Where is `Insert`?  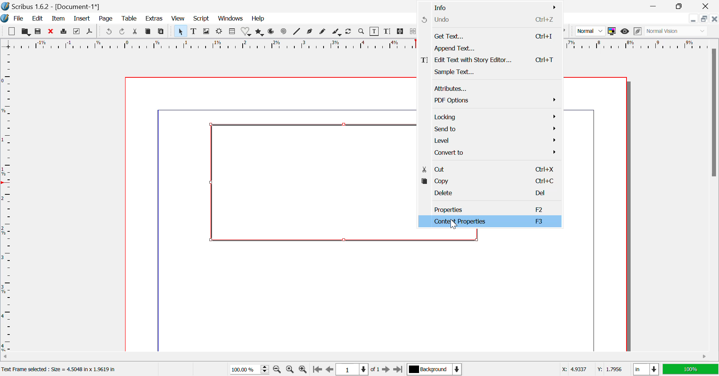 Insert is located at coordinates (83, 19).